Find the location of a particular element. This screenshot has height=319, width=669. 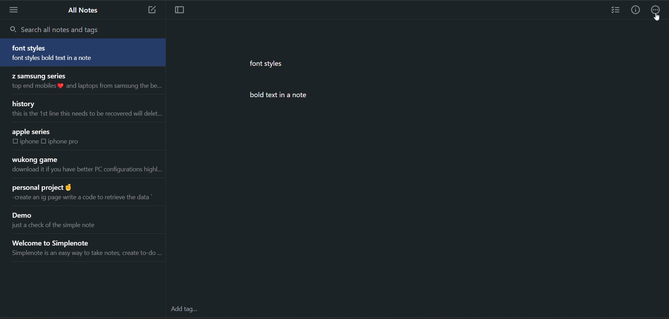

top end mobiles % and laptops from samsung the be... is located at coordinates (85, 86).